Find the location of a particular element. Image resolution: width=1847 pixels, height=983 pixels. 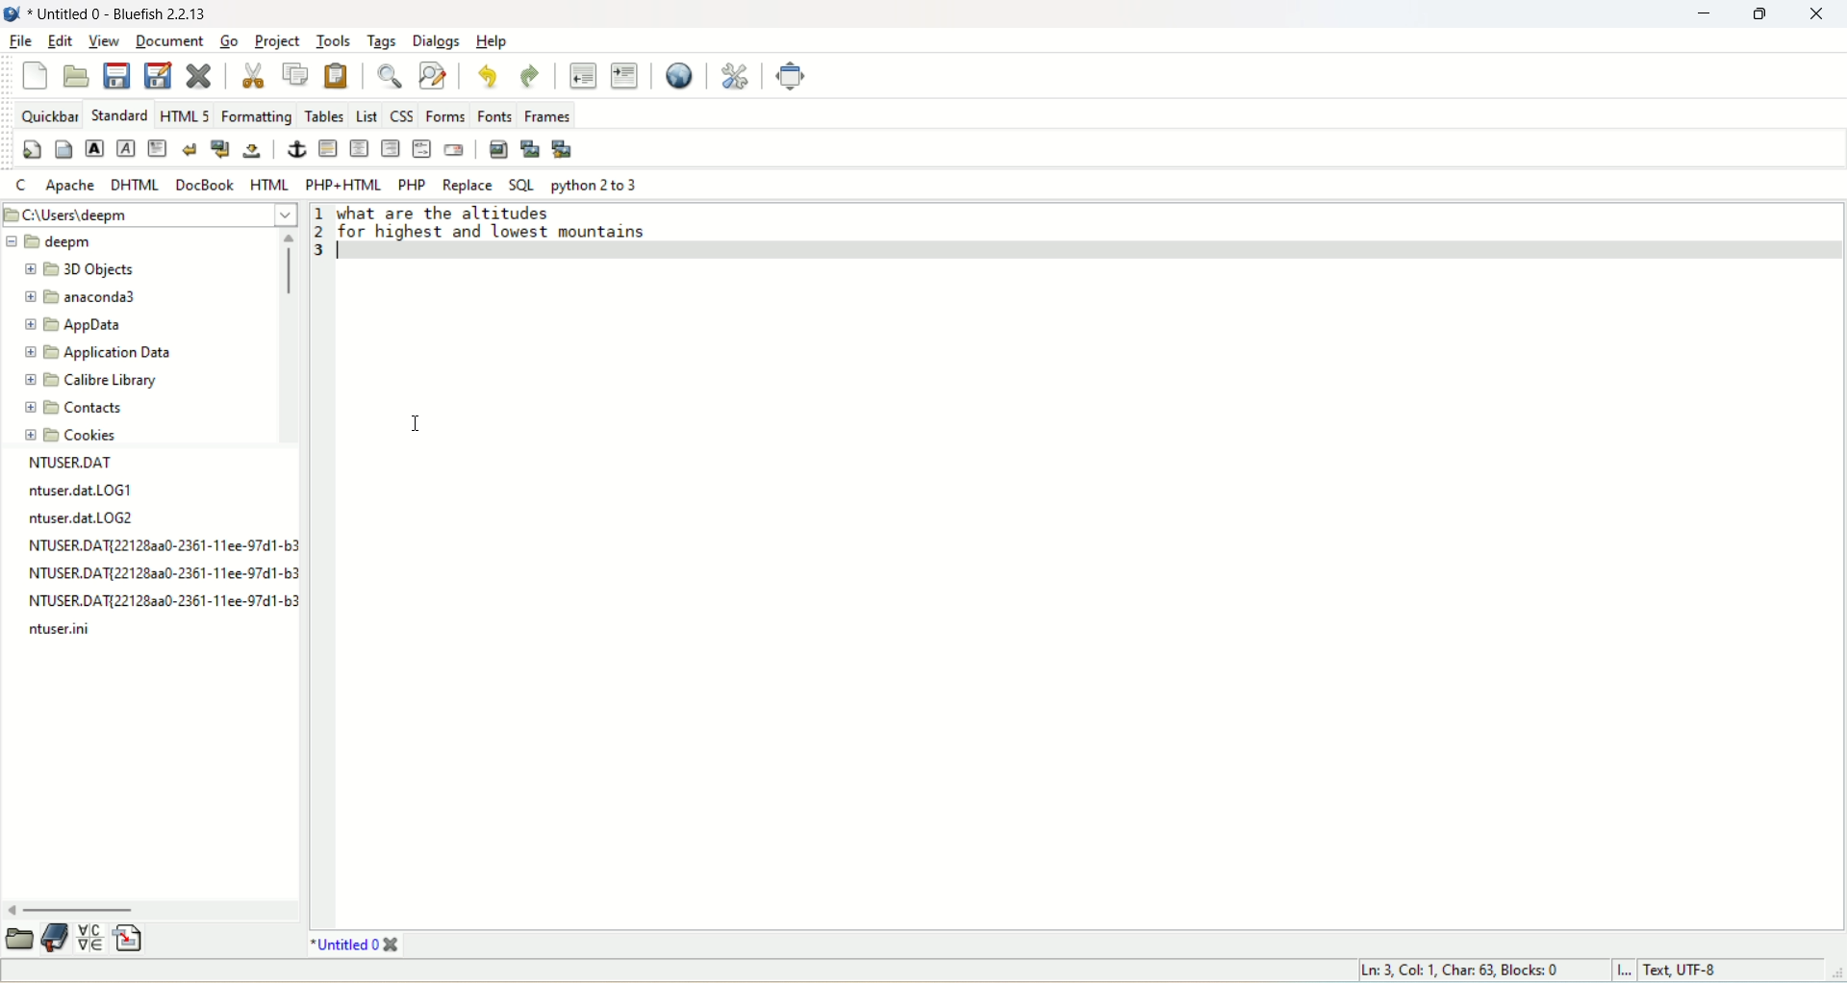

SQL is located at coordinates (520, 187).